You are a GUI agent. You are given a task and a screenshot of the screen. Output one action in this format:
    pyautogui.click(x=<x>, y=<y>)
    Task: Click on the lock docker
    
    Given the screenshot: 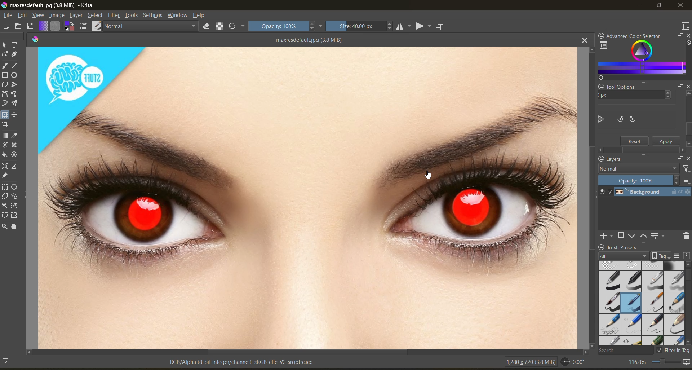 What is the action you would take?
    pyautogui.click(x=600, y=159)
    